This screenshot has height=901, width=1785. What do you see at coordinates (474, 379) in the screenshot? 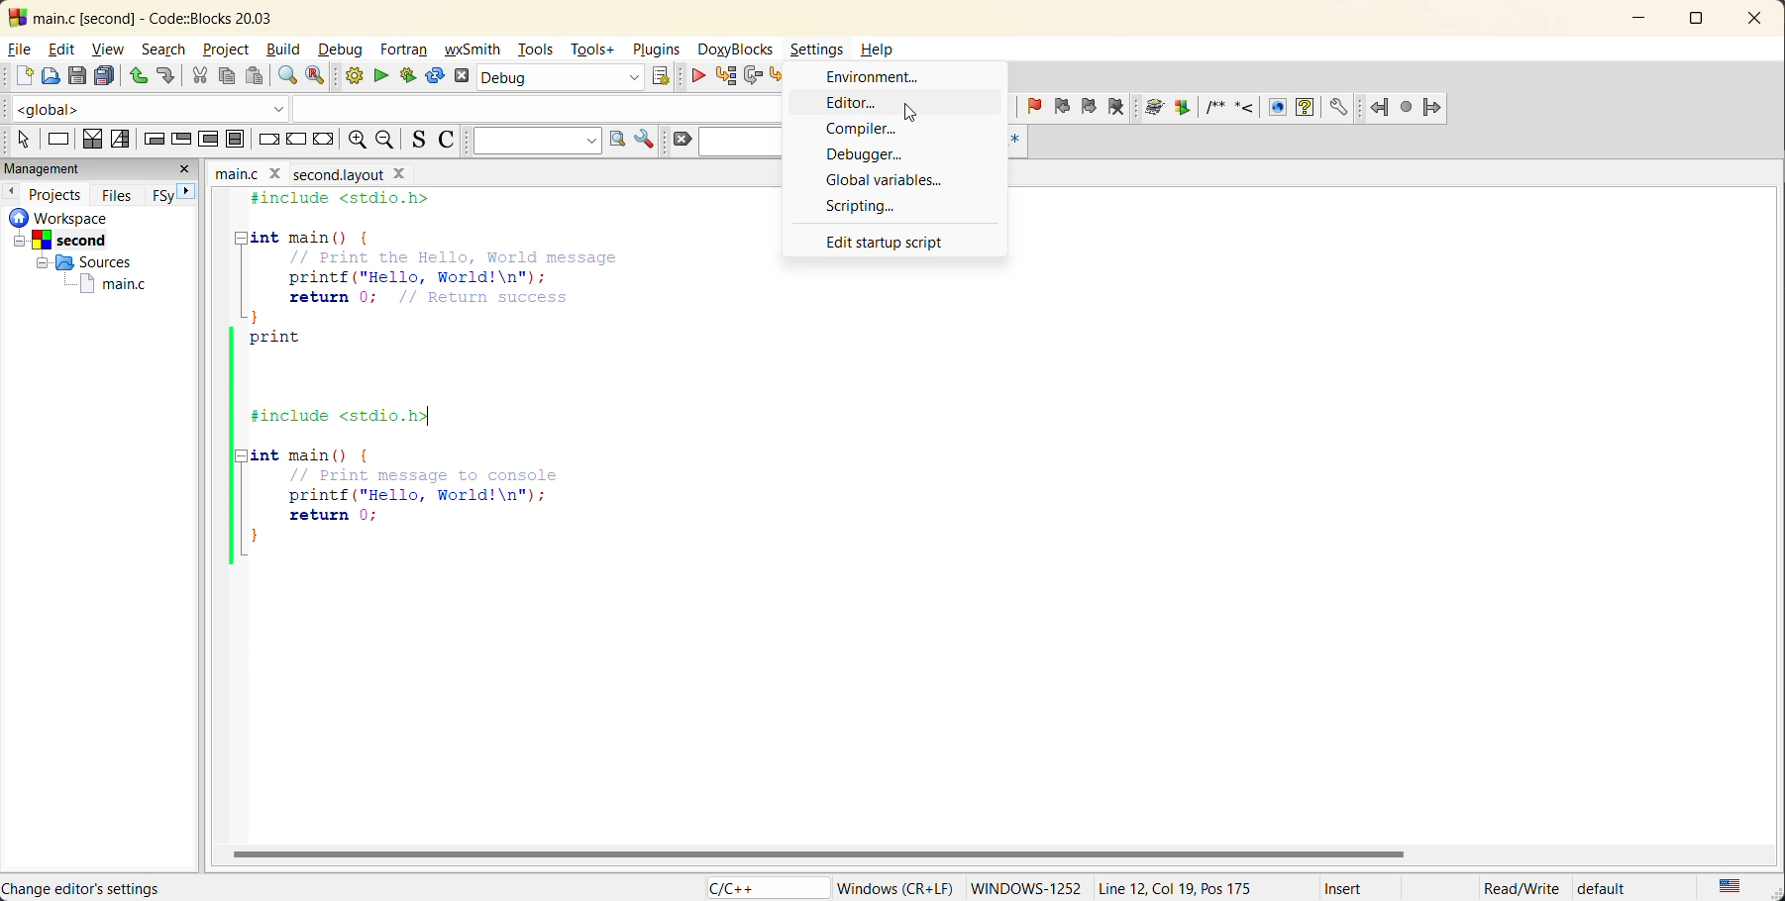
I see `code editor` at bounding box center [474, 379].